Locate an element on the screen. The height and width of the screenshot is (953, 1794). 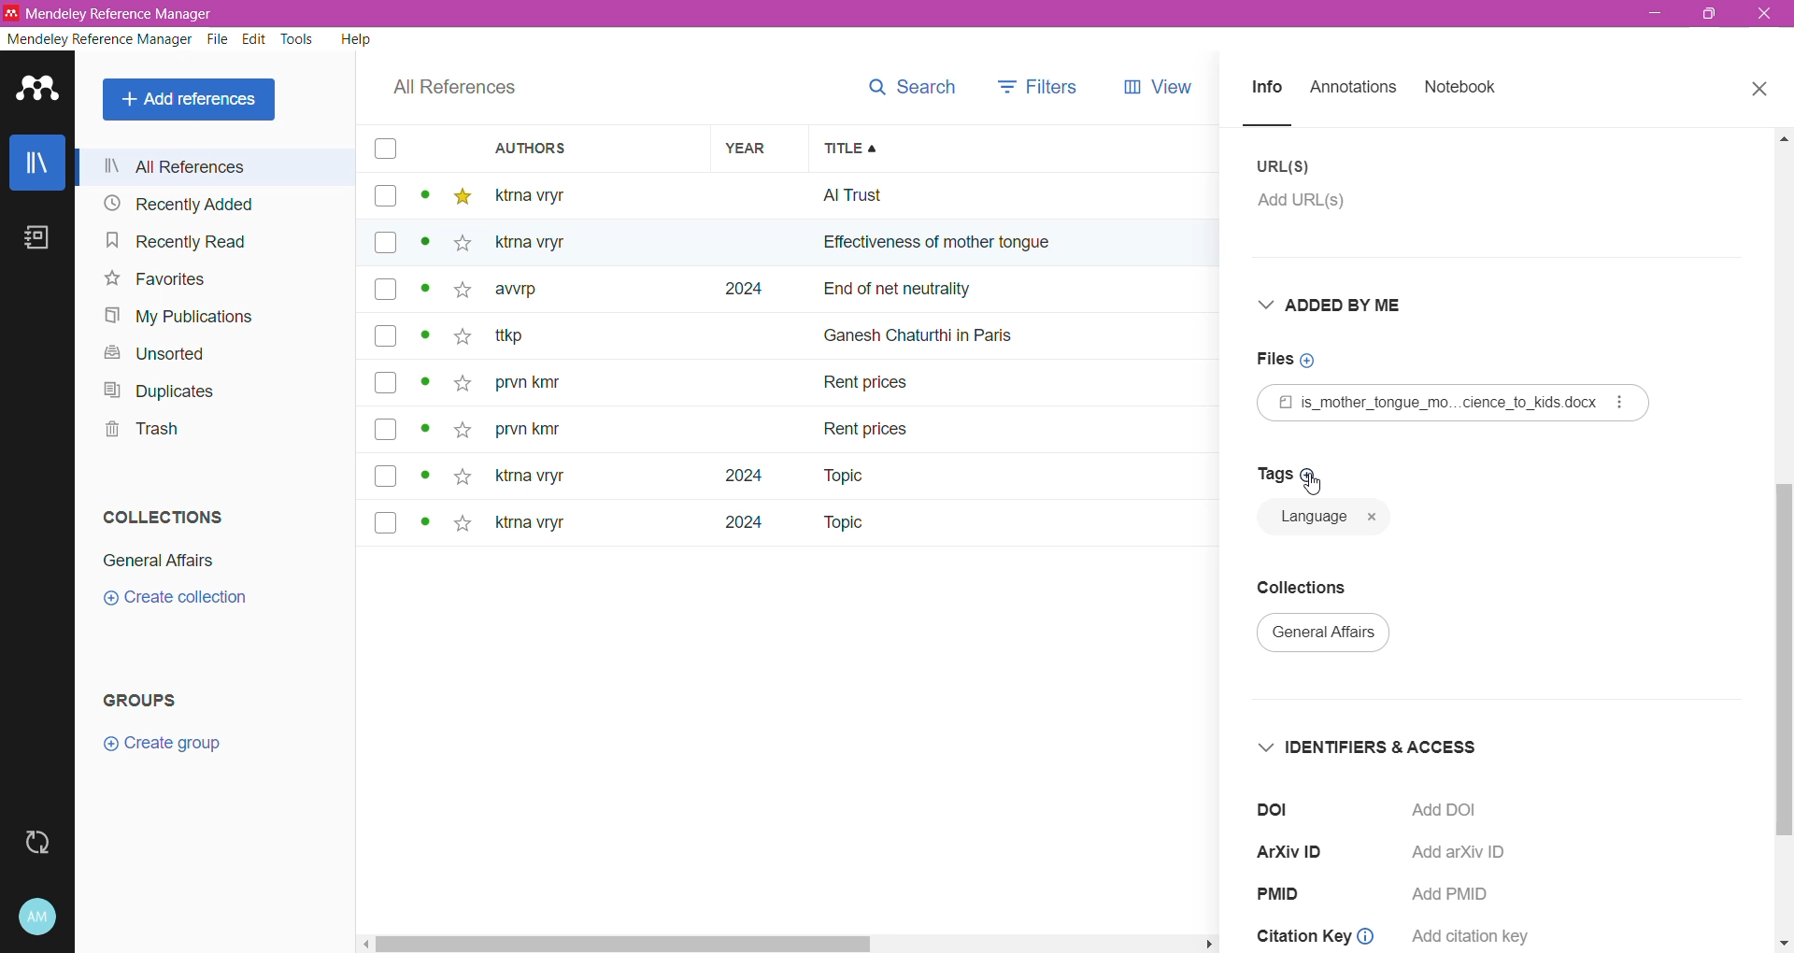
Click to Add DOI is located at coordinates (1459, 811).